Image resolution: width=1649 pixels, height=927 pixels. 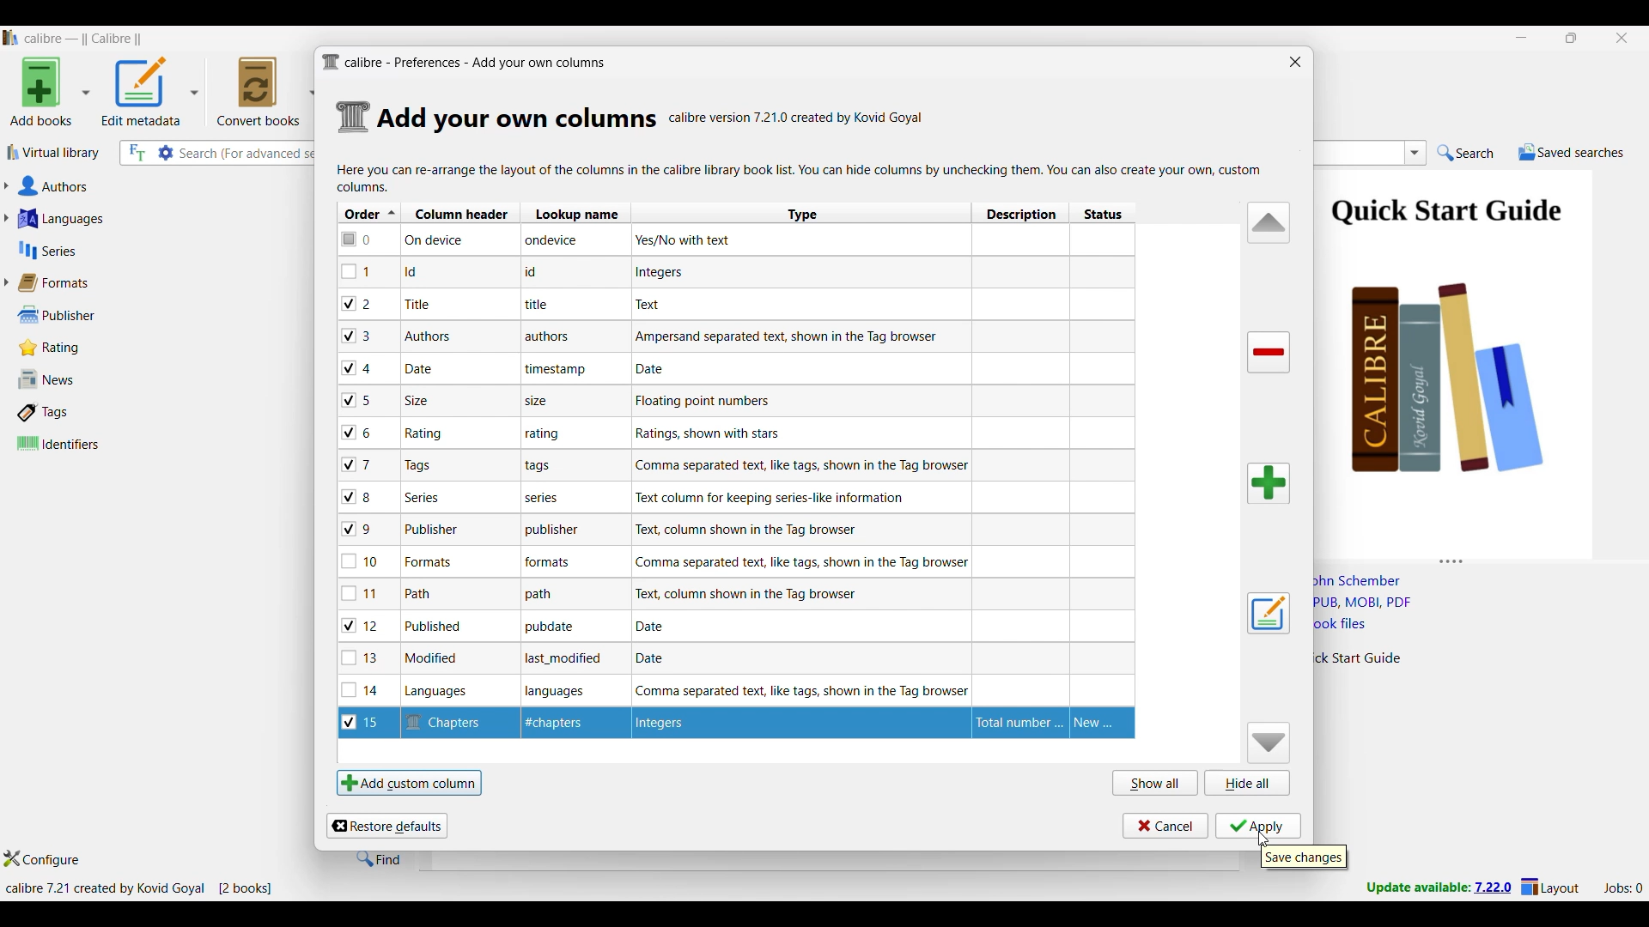 What do you see at coordinates (436, 658) in the screenshot?
I see `Note` at bounding box center [436, 658].